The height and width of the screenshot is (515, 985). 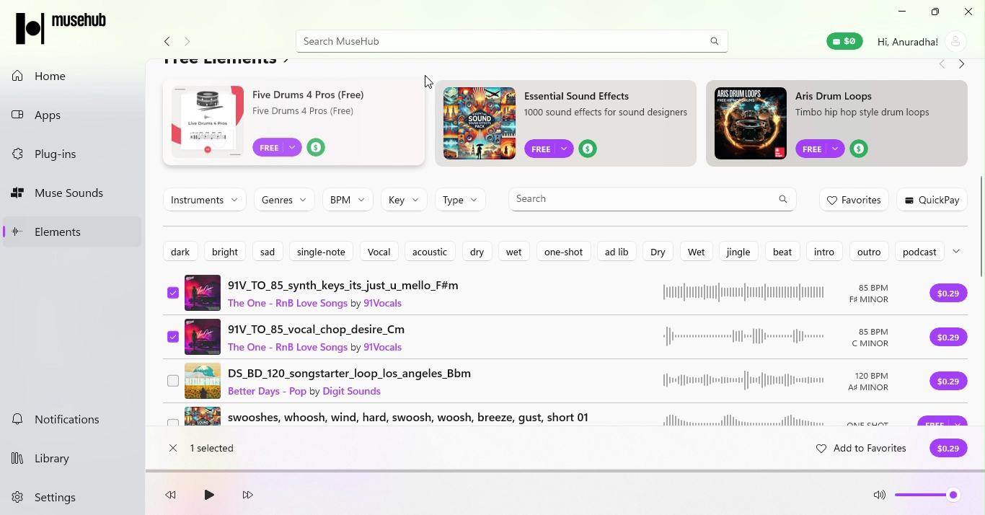 What do you see at coordinates (76, 155) in the screenshot?
I see `Plug-ins` at bounding box center [76, 155].